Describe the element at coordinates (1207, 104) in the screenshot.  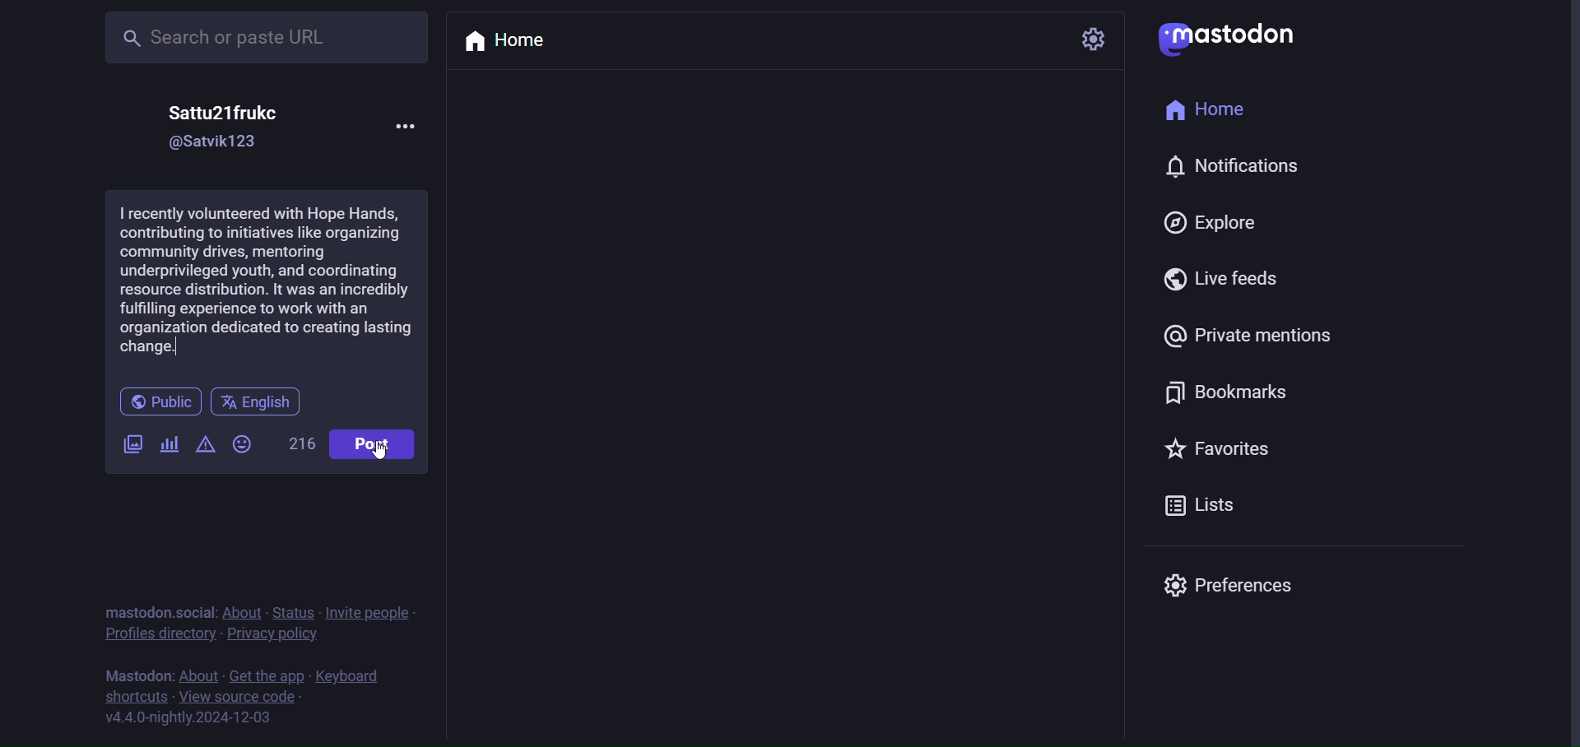
I see `home` at that location.